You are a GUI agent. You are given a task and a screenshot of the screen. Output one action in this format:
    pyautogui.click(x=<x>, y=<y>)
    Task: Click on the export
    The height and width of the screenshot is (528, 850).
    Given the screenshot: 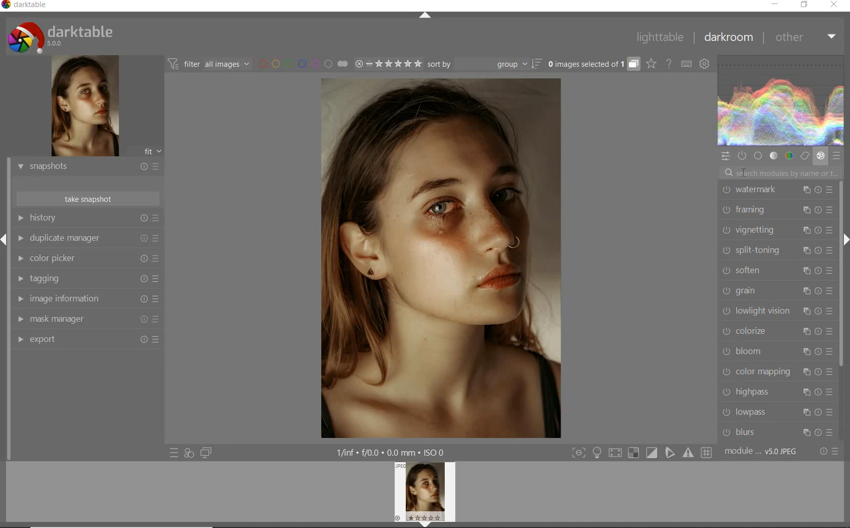 What is the action you would take?
    pyautogui.click(x=87, y=341)
    